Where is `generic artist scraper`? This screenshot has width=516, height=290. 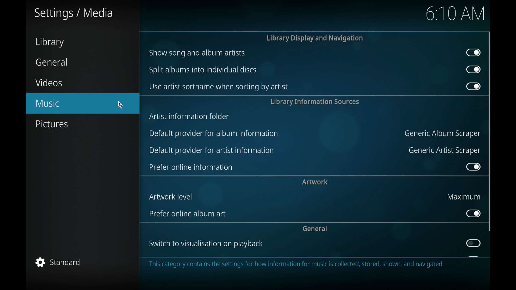 generic artist scraper is located at coordinates (445, 151).